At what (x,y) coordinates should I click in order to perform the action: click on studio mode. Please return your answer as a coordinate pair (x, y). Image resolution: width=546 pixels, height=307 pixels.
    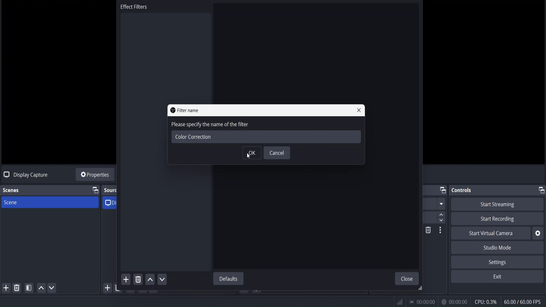
    Looking at the image, I should click on (499, 248).